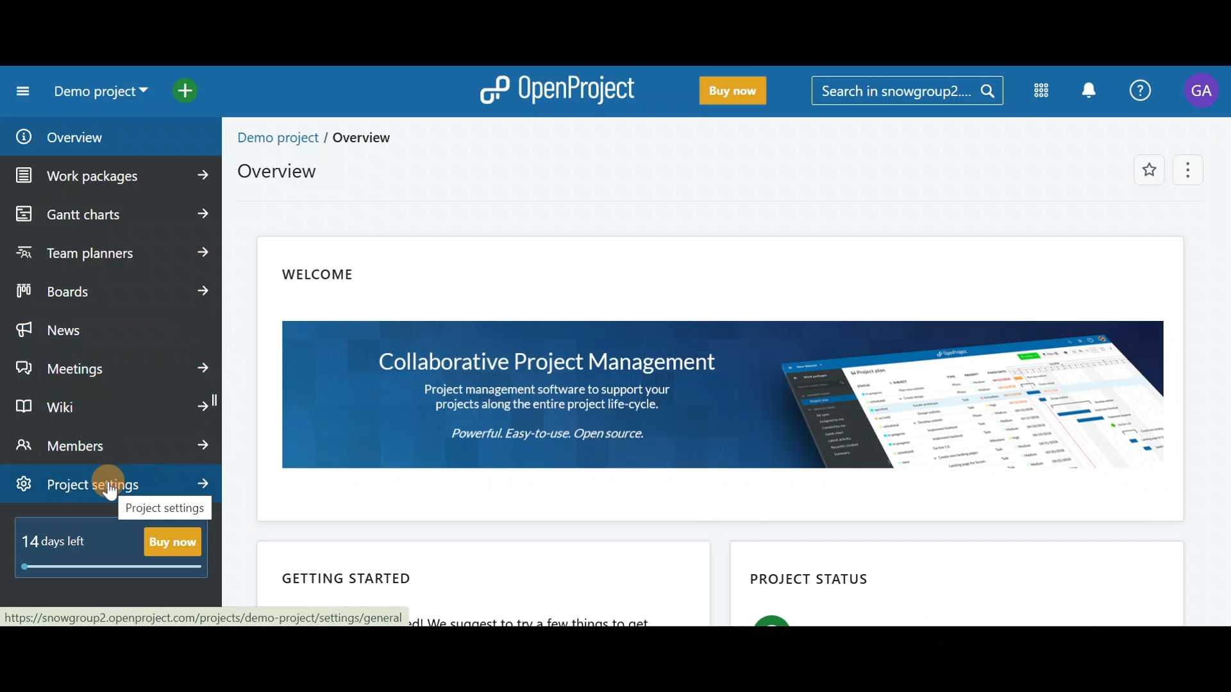 The width and height of the screenshot is (1231, 692). What do you see at coordinates (110, 484) in the screenshot?
I see `Project settings` at bounding box center [110, 484].